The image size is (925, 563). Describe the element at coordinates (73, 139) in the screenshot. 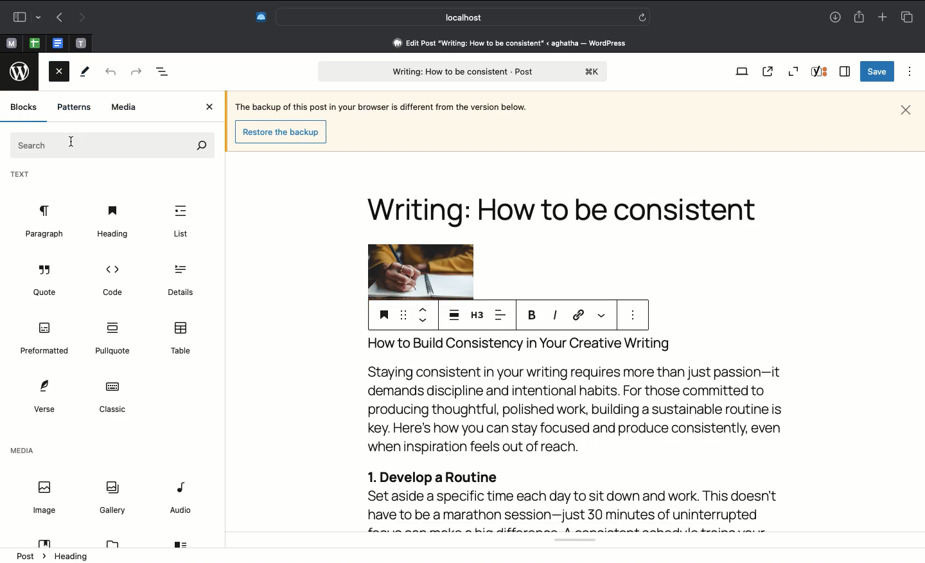

I see `cursor` at that location.